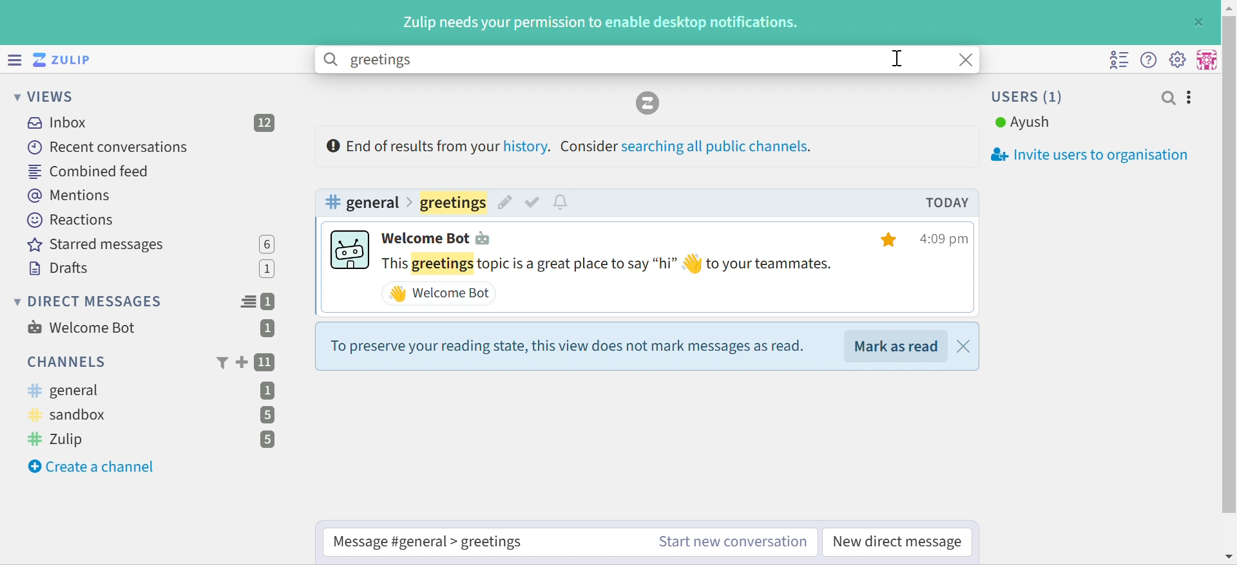 The width and height of the screenshot is (1237, 565). What do you see at coordinates (534, 203) in the screenshot?
I see `Mark as resolved` at bounding box center [534, 203].